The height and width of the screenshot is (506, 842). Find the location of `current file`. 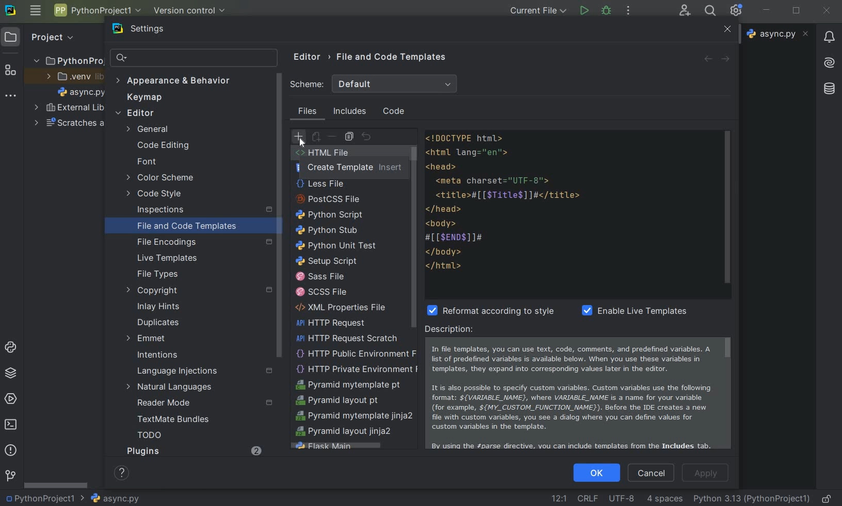

current file is located at coordinates (537, 11).